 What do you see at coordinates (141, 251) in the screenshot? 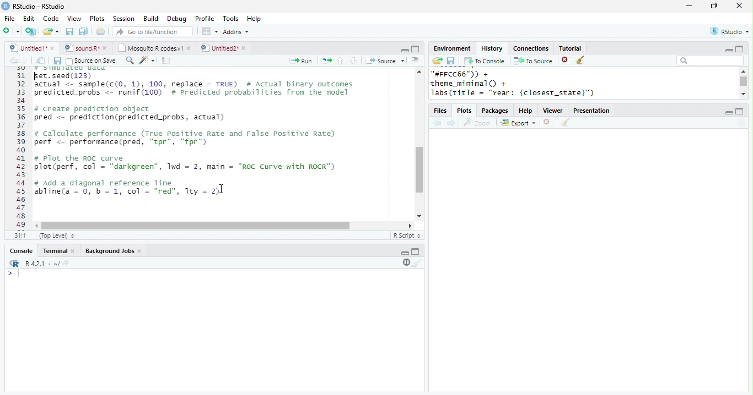
I see `close` at bounding box center [141, 251].